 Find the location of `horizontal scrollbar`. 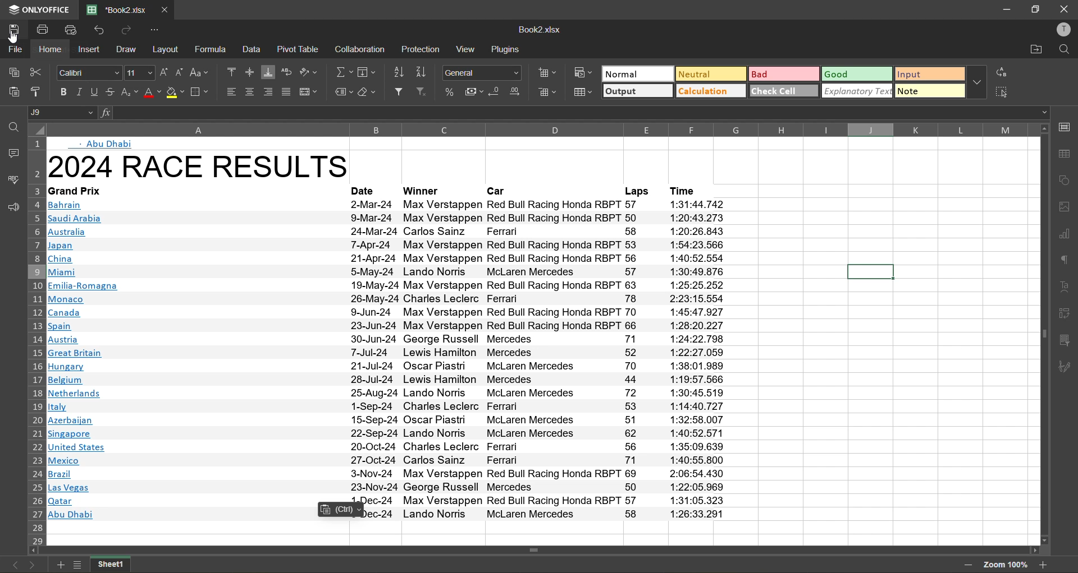

horizontal scrollbar is located at coordinates (532, 550).